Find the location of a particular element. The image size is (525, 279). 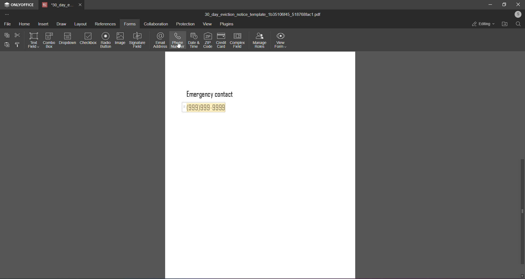

view is located at coordinates (207, 24).